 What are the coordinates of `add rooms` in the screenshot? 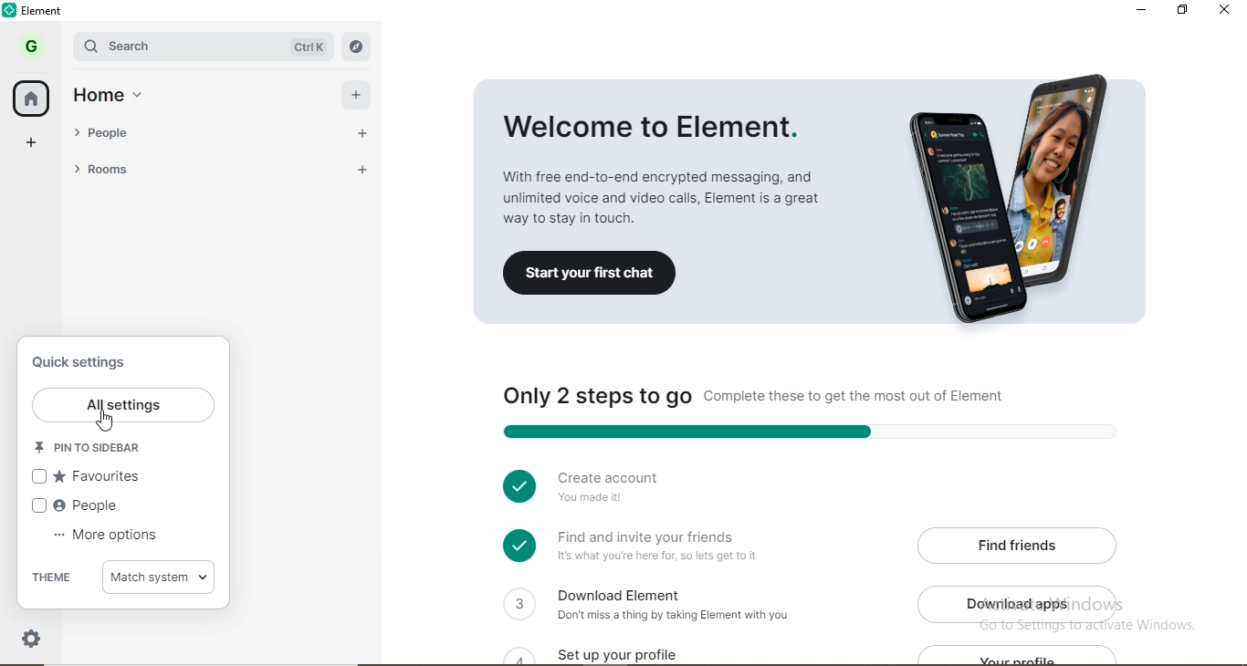 It's located at (357, 169).